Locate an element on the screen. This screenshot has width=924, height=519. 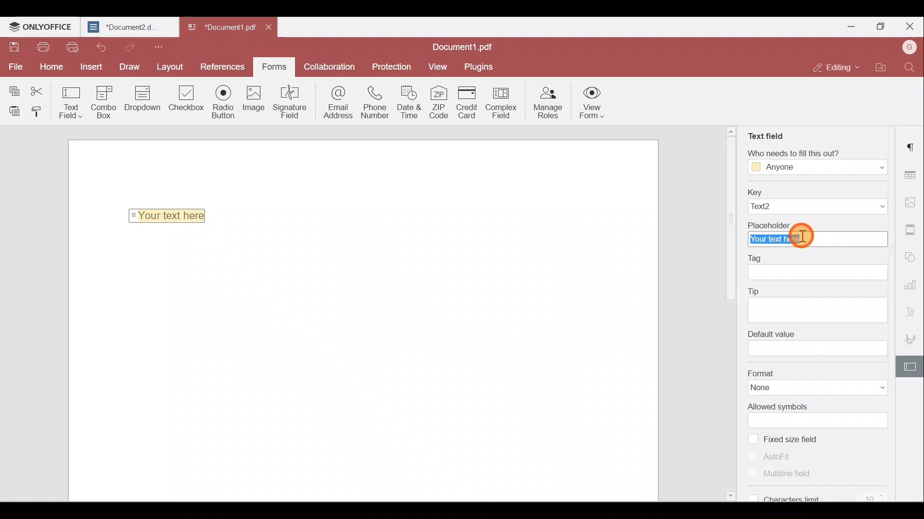
Format dropdown is located at coordinates (871, 388).